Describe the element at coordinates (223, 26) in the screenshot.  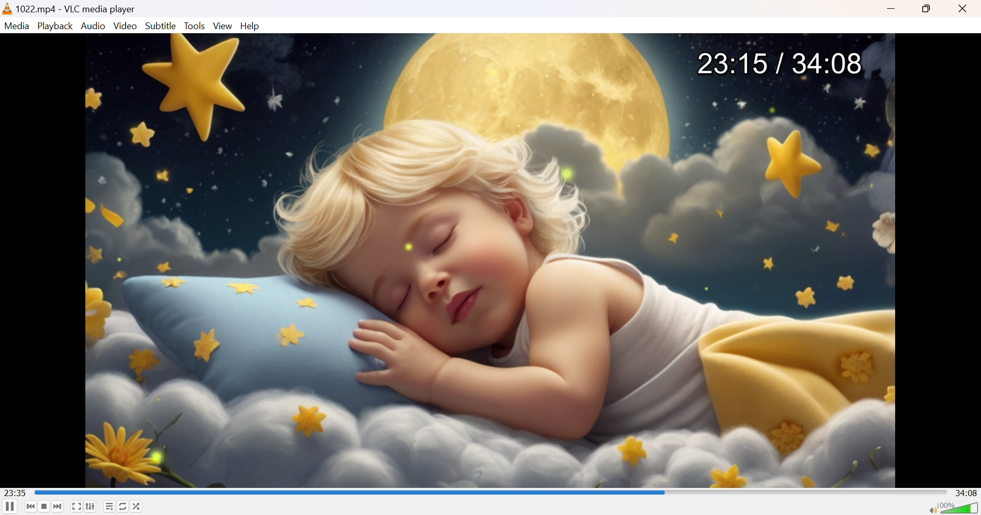
I see `View` at that location.